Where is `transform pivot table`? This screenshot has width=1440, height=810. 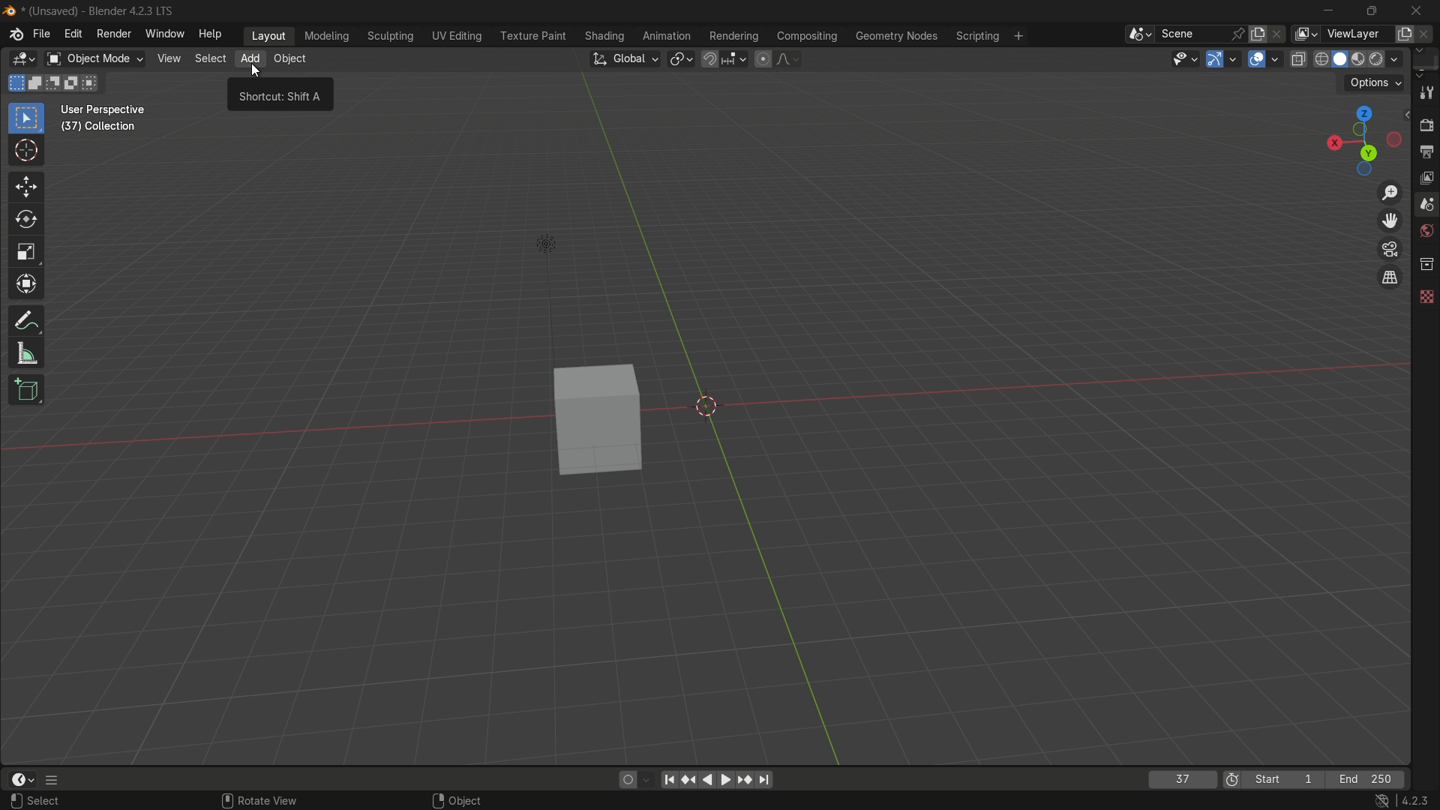
transform pivot table is located at coordinates (680, 60).